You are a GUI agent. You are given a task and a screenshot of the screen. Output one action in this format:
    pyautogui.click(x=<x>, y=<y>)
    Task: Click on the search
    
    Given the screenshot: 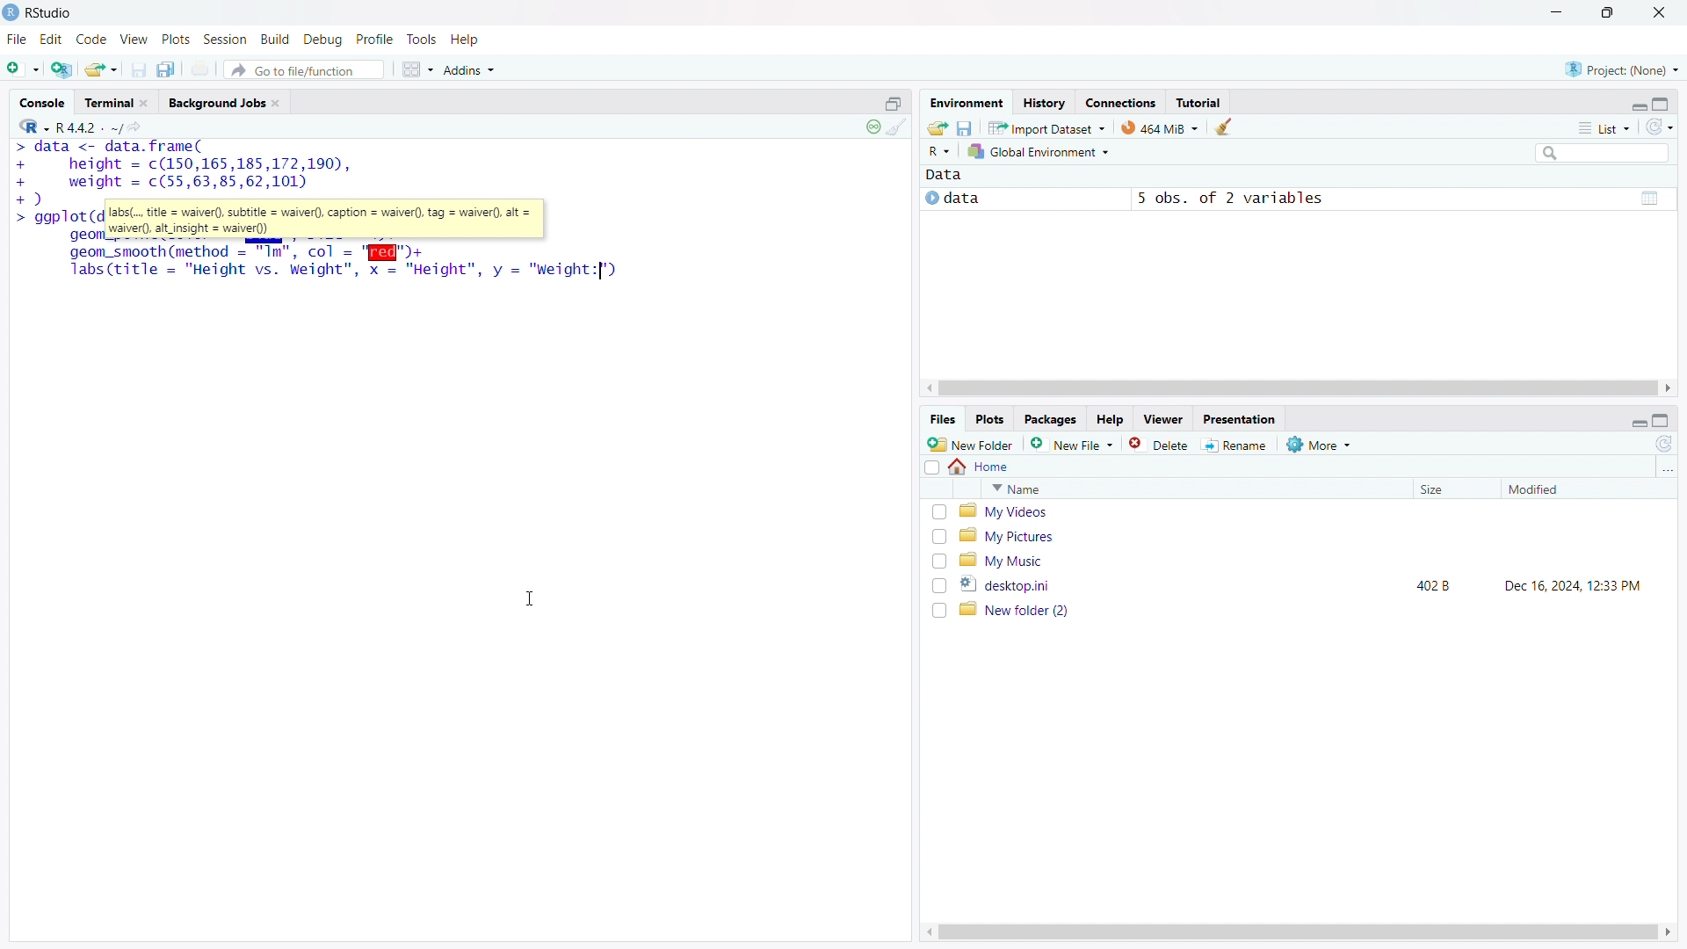 What is the action you would take?
    pyautogui.click(x=1600, y=152)
    